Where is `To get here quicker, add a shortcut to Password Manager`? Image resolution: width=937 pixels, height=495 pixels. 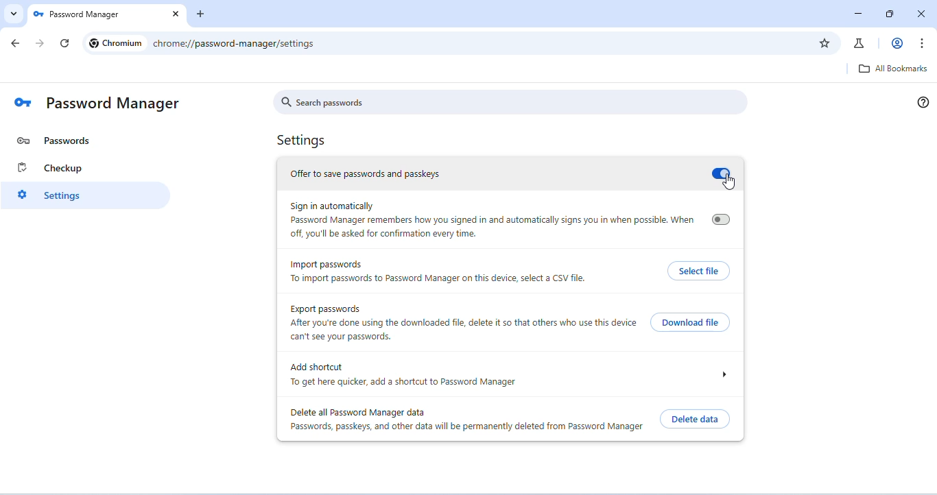 To get here quicker, add a shortcut to Password Manager is located at coordinates (402, 381).